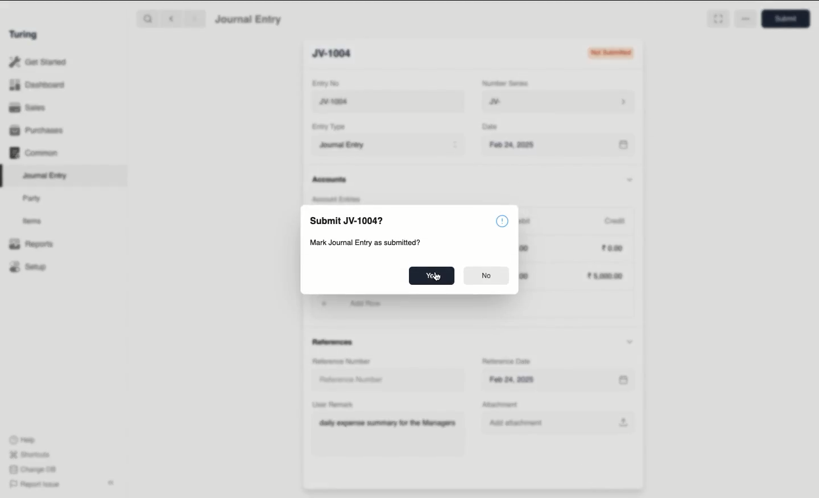  Describe the element at coordinates (249, 20) in the screenshot. I see `Journal Entry` at that location.